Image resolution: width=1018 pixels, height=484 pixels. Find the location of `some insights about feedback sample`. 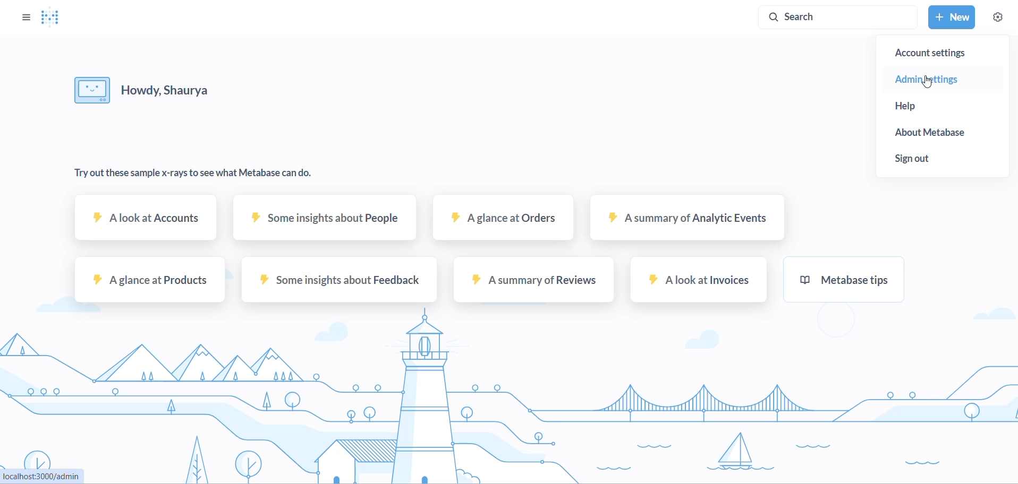

some insights about feedback sample is located at coordinates (337, 274).